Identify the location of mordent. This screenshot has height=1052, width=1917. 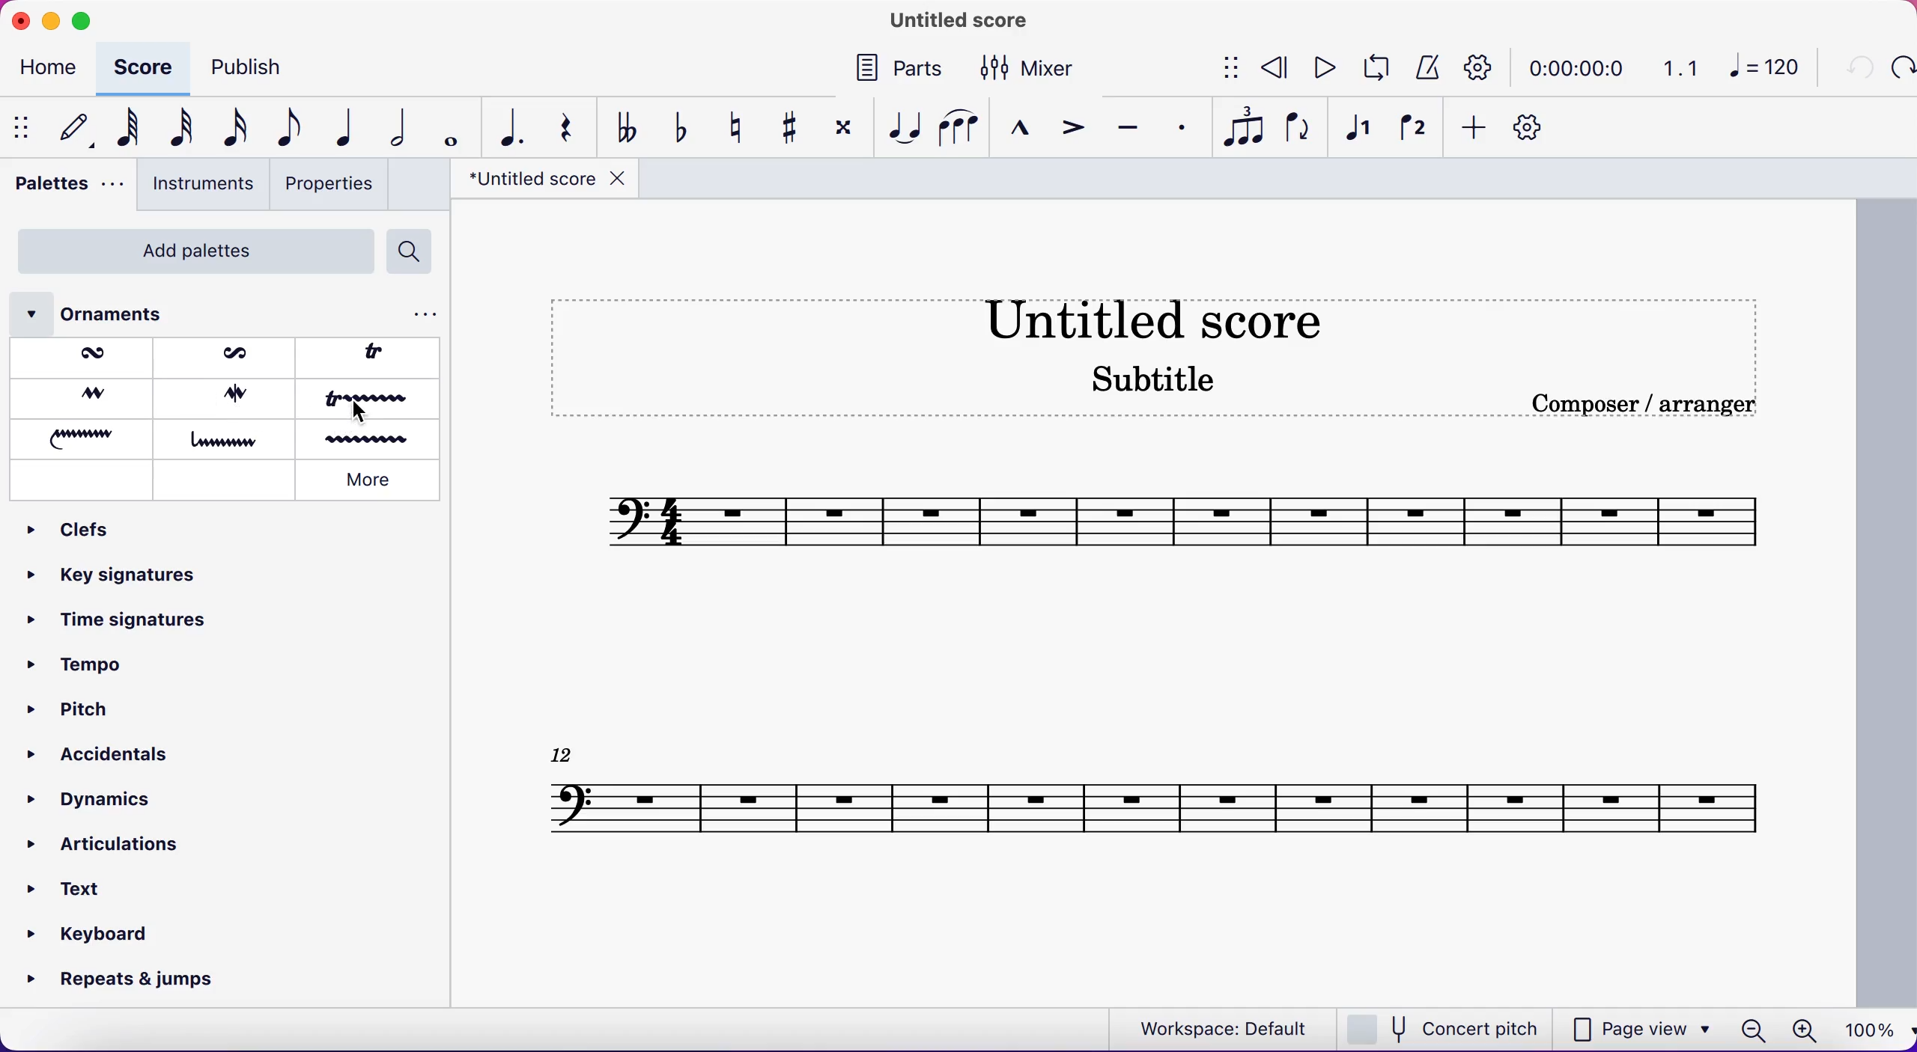
(87, 358).